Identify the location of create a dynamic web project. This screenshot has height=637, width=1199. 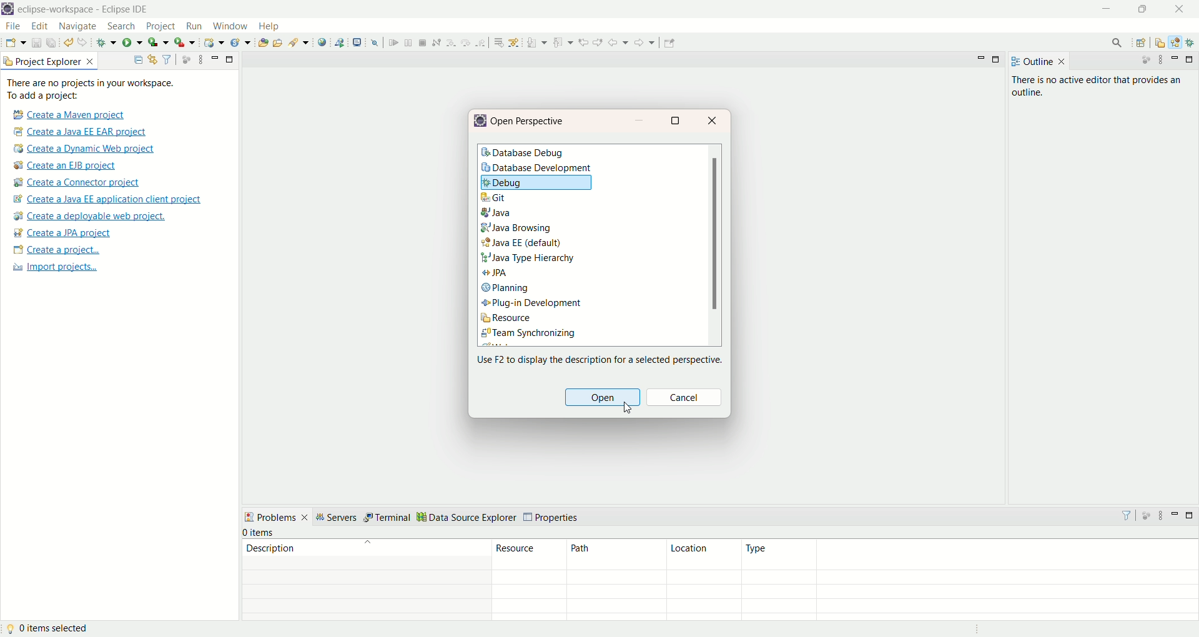
(213, 44).